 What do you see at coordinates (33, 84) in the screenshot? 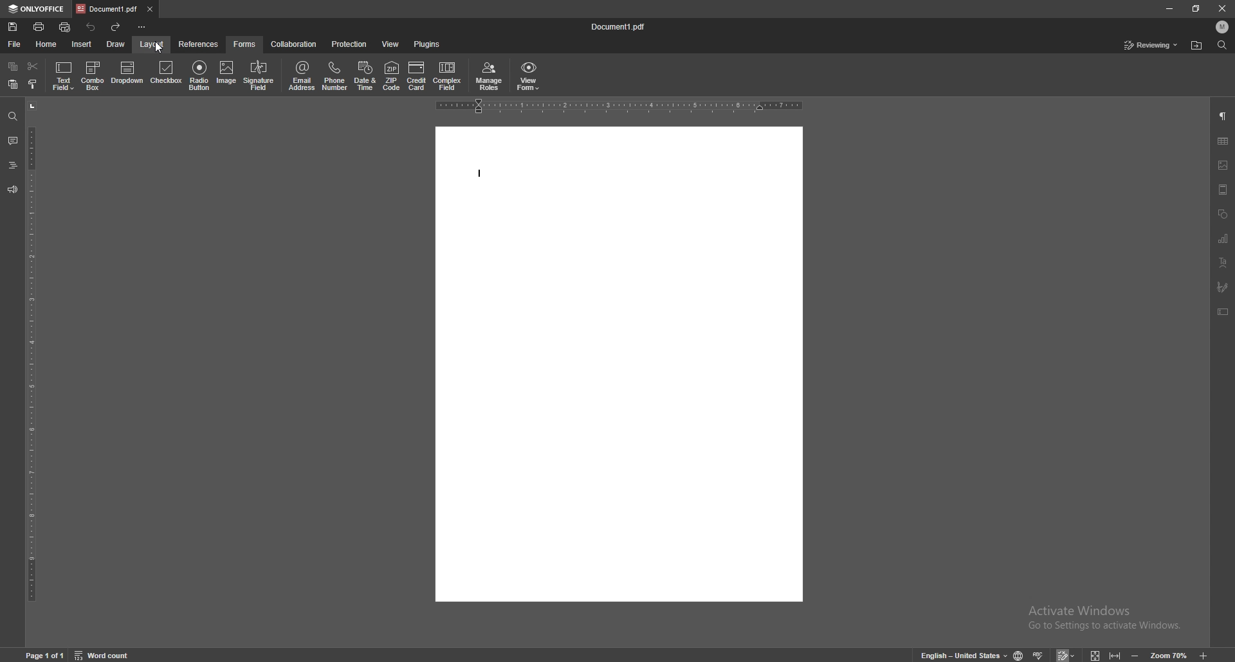
I see `copy style` at bounding box center [33, 84].